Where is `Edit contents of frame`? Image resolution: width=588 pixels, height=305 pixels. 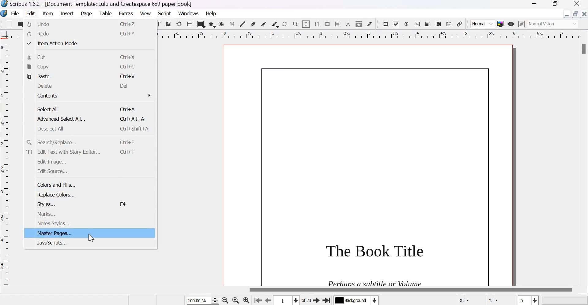
Edit contents of frame is located at coordinates (306, 24).